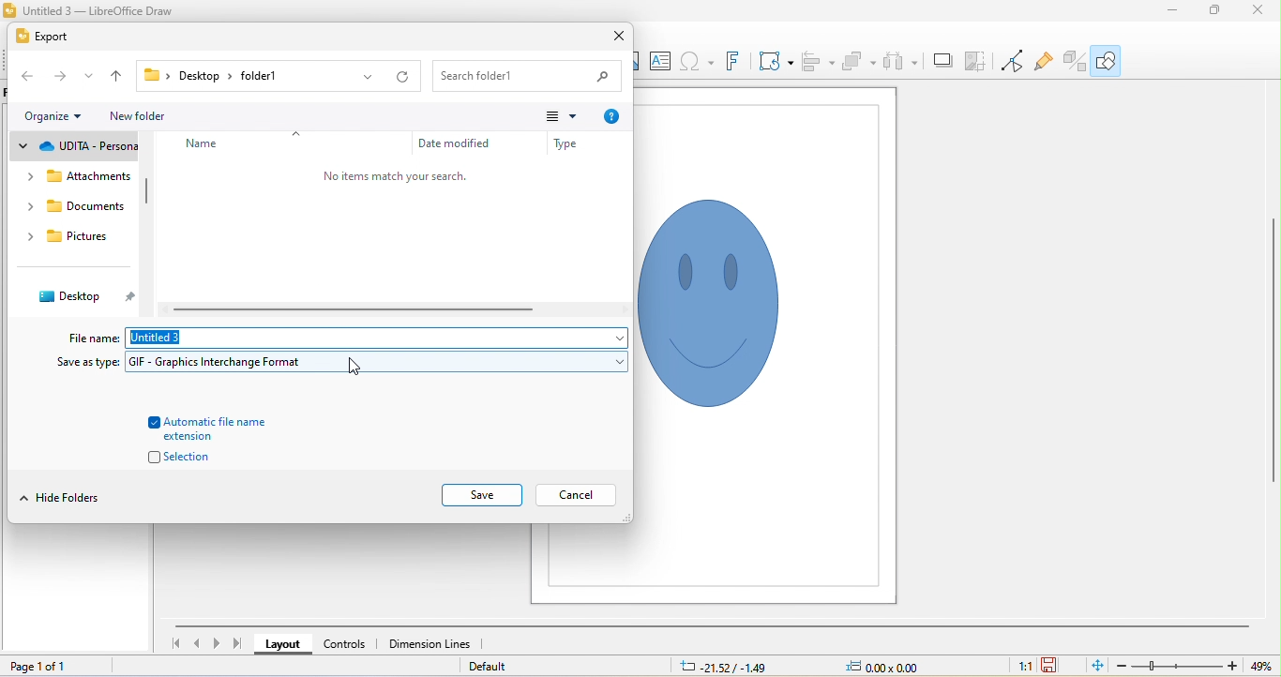 Image resolution: width=1281 pixels, height=677 pixels. Describe the element at coordinates (370, 79) in the screenshot. I see `drop down` at that location.